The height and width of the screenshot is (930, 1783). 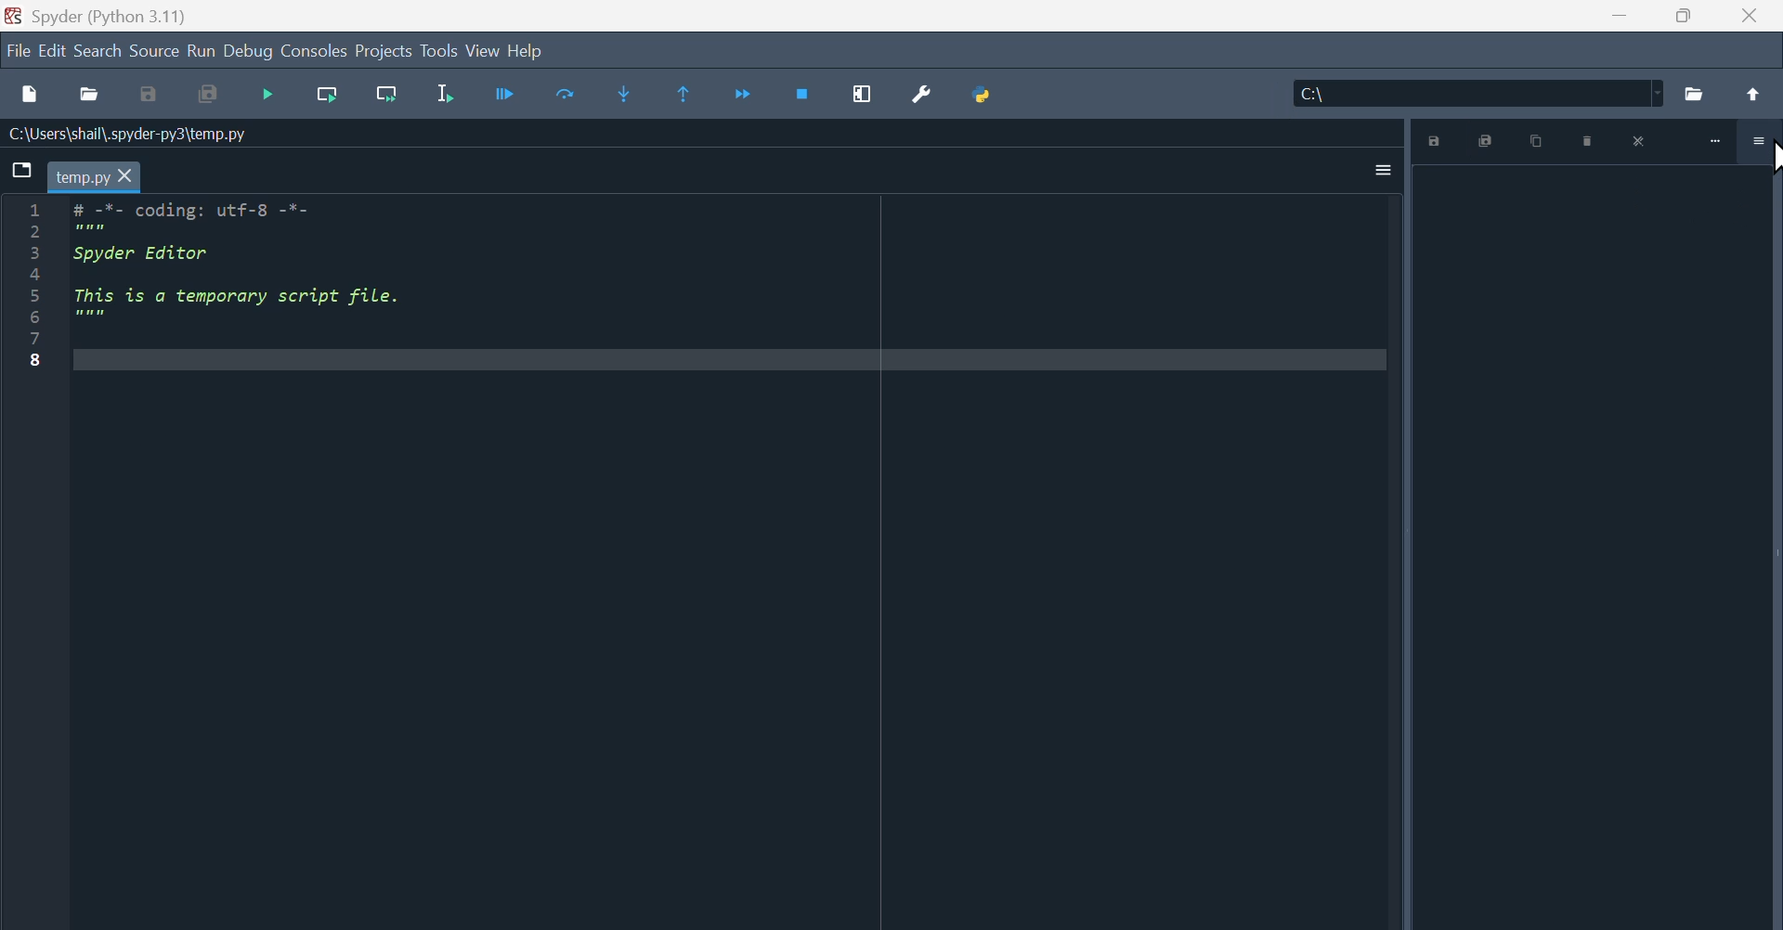 I want to click on save plot as, so click(x=1433, y=140).